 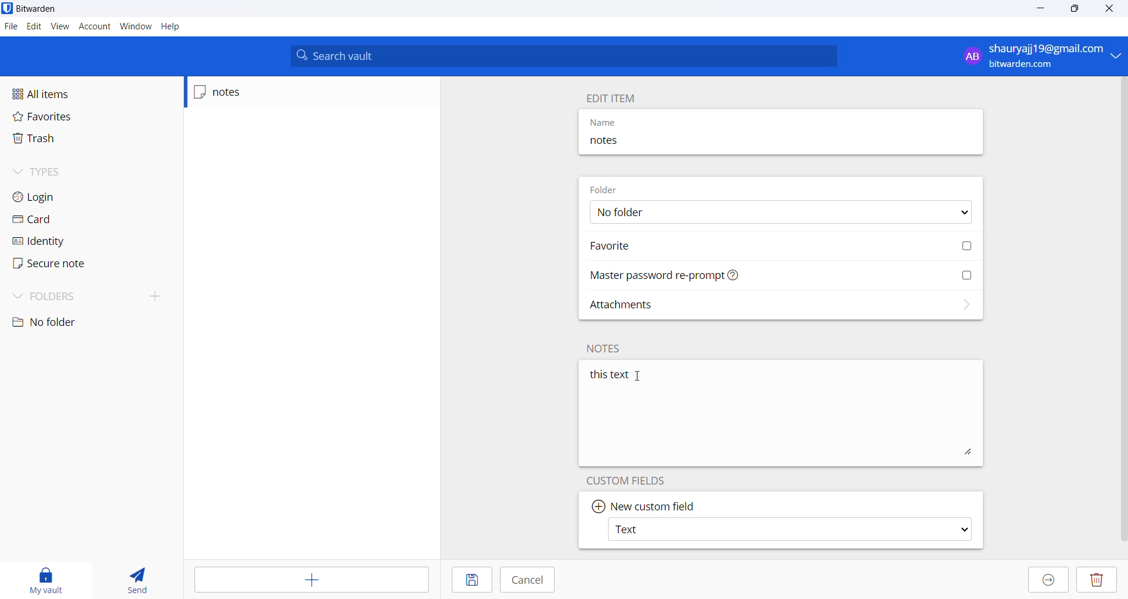 What do you see at coordinates (86, 295) in the screenshot?
I see `folder` at bounding box center [86, 295].